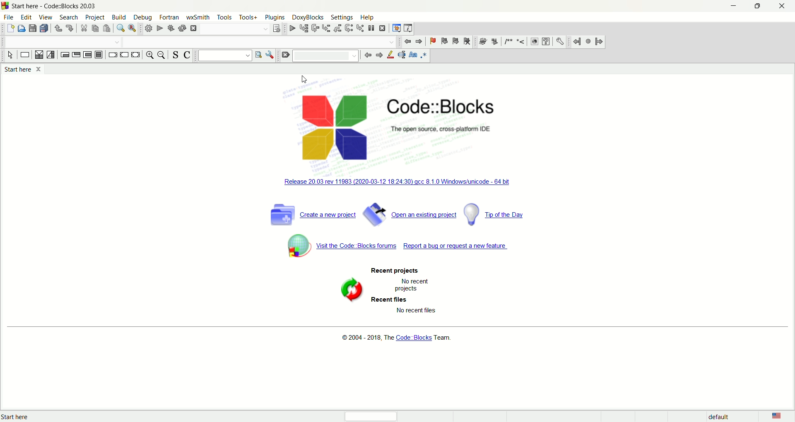 This screenshot has width=795, height=422. I want to click on text, so click(15, 418).